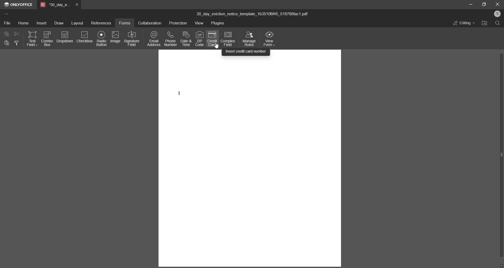  I want to click on view form, so click(270, 39).